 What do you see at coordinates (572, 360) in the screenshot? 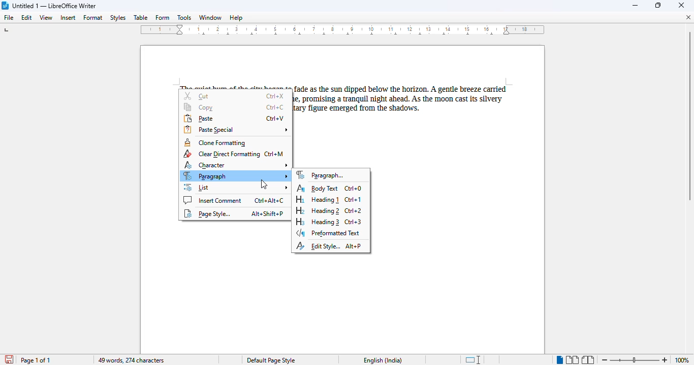
I see `multi-page view` at bounding box center [572, 360].